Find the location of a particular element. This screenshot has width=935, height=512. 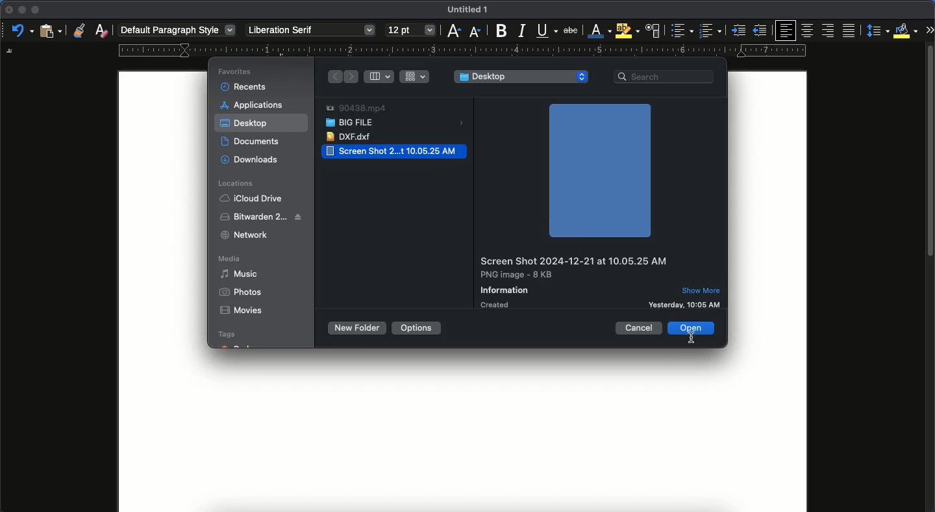

video is located at coordinates (356, 109).